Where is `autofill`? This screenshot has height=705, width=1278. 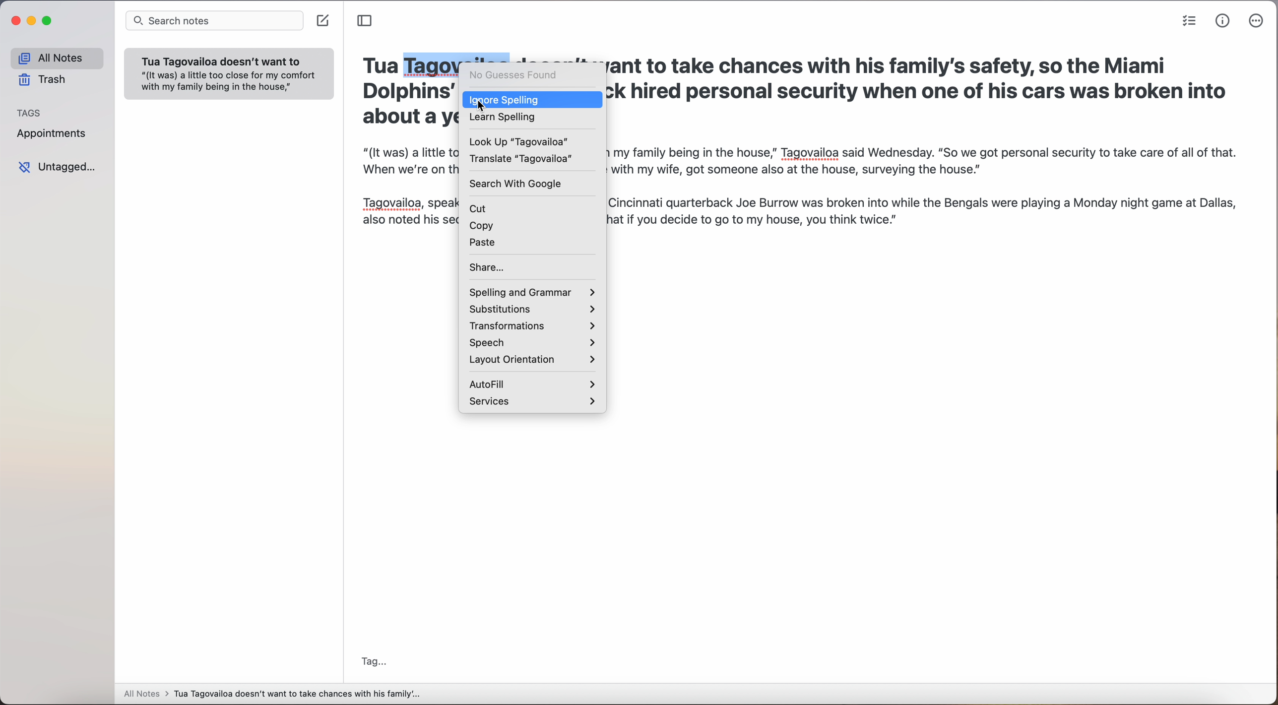
autofill is located at coordinates (533, 383).